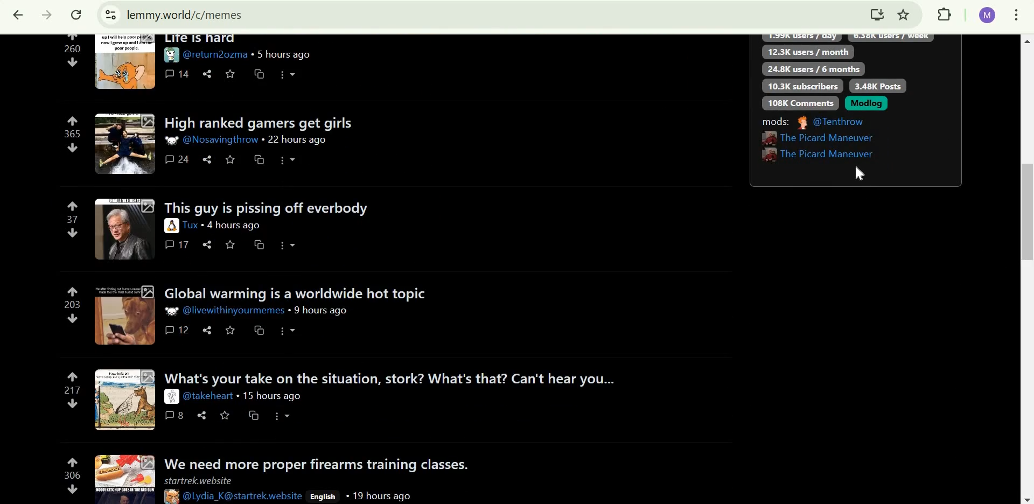  I want to click on 365 points, so click(72, 134).